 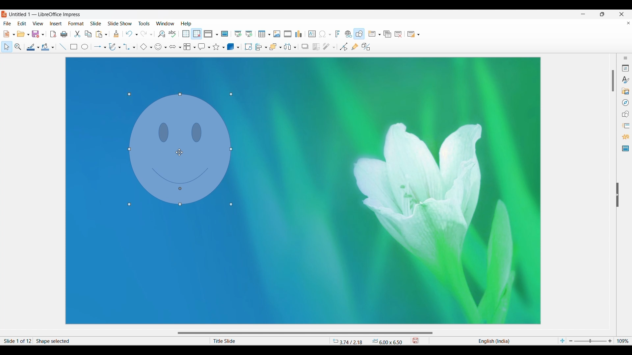 What do you see at coordinates (617, 195) in the screenshot?
I see `Hide right sidebar` at bounding box center [617, 195].